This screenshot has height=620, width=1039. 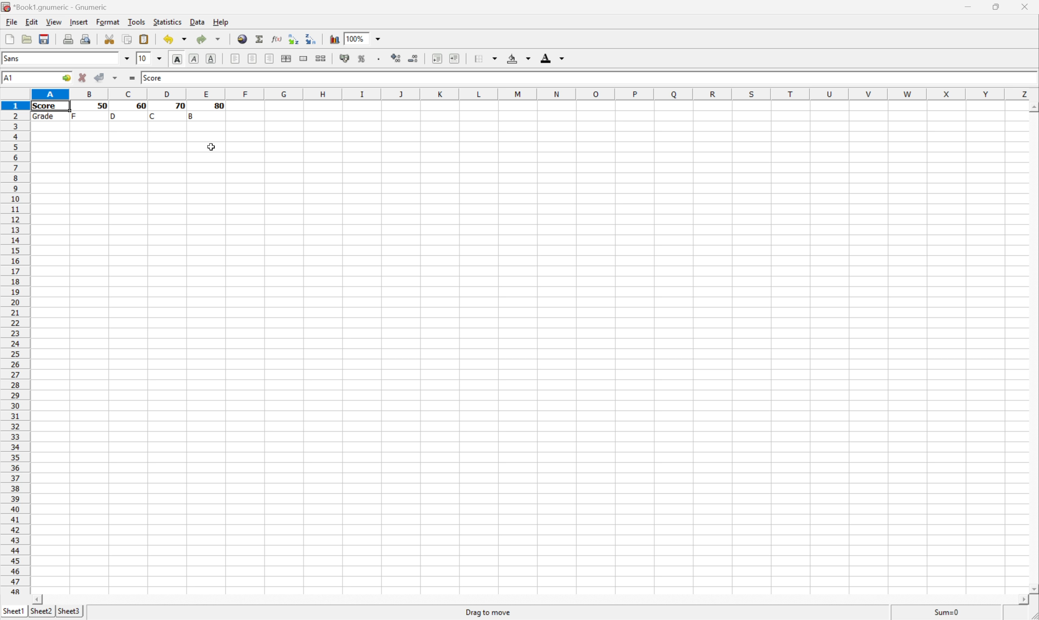 I want to click on Sans, so click(x=23, y=59).